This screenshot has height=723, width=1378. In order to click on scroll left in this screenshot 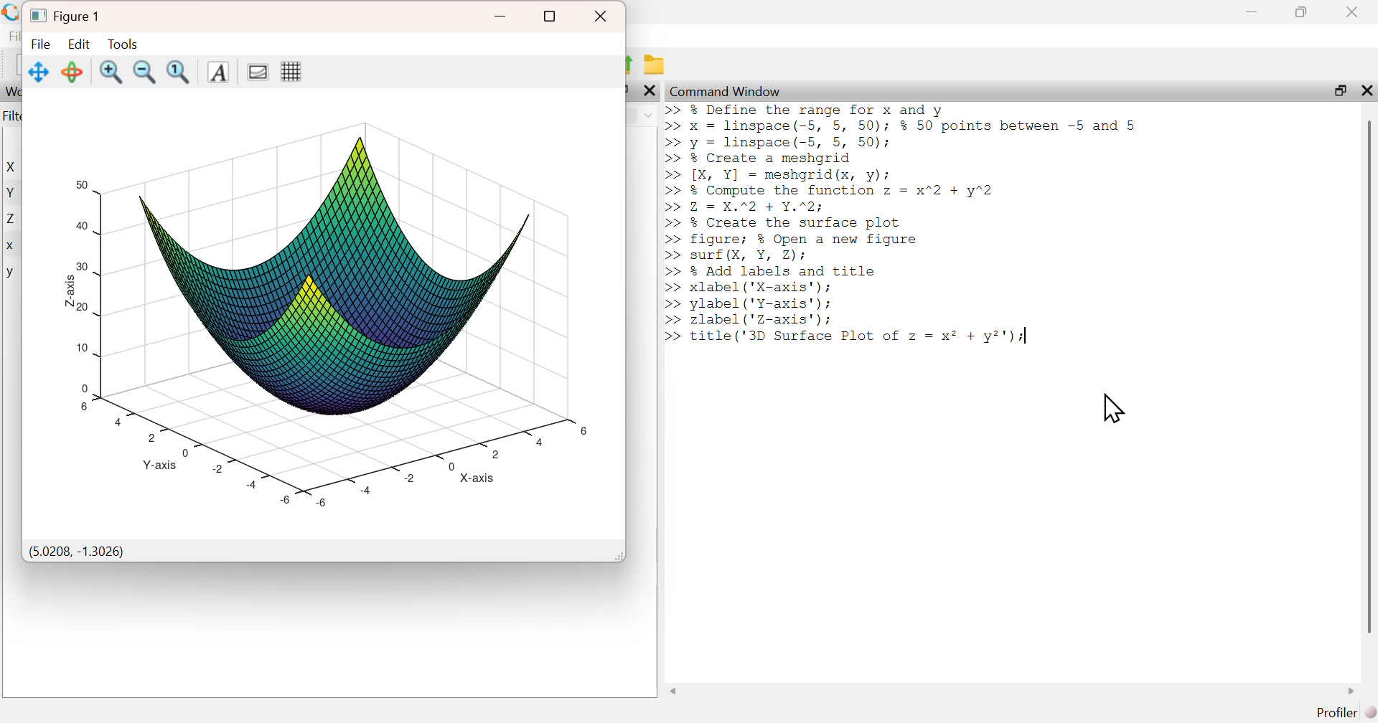, I will do `click(674, 691)`.